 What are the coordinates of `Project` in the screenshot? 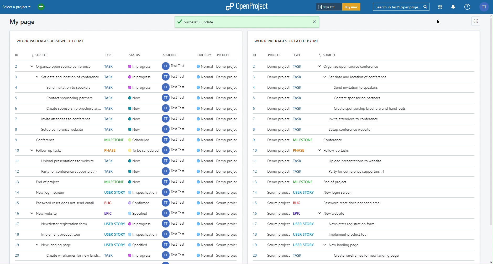 It's located at (275, 55).